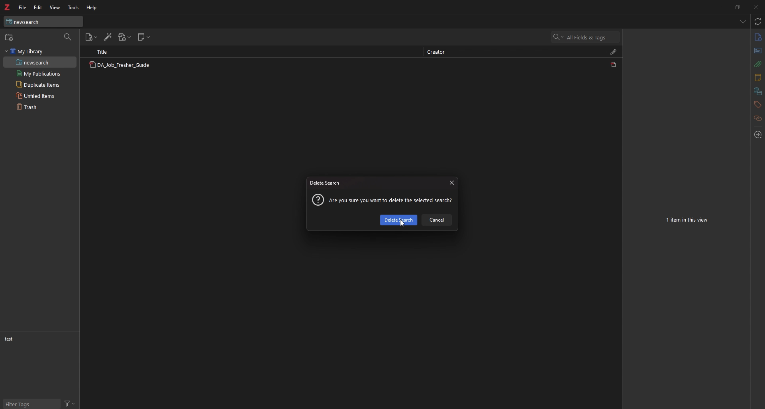 The width and height of the screenshot is (765, 409). What do you see at coordinates (757, 38) in the screenshot?
I see `info` at bounding box center [757, 38].